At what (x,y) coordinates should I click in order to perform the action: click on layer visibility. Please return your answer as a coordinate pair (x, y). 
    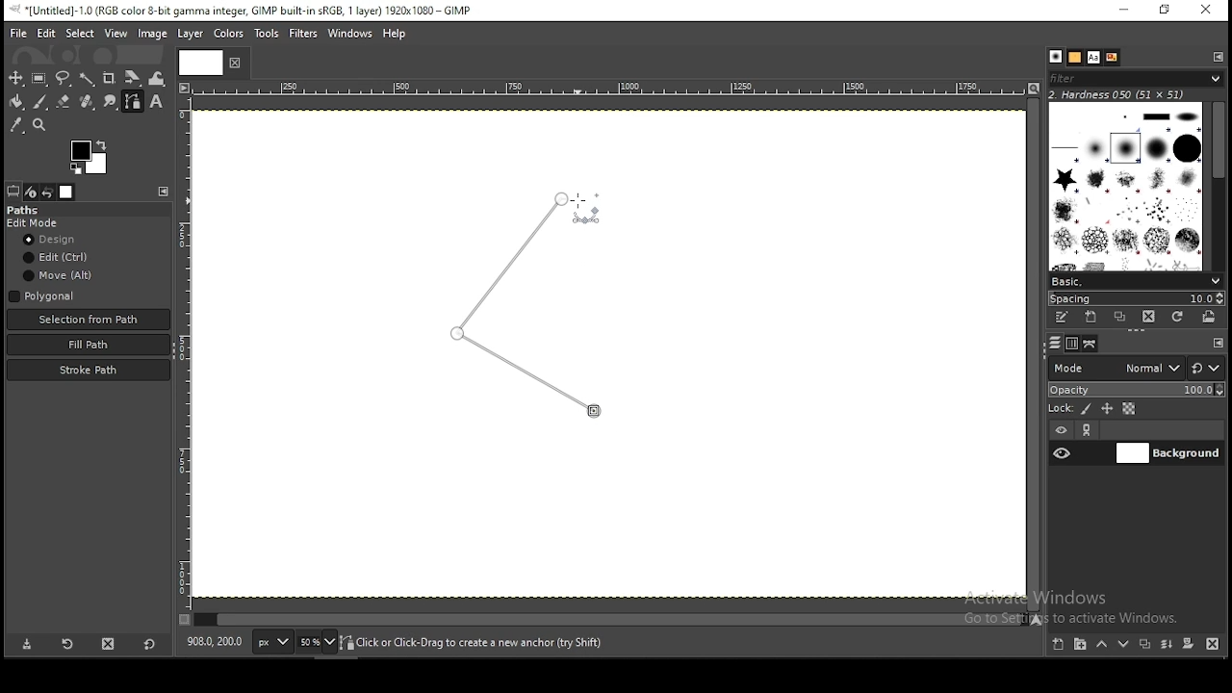
    Looking at the image, I should click on (1062, 429).